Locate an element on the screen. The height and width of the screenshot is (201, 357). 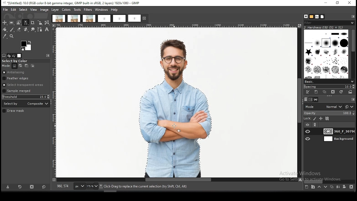
scale is located at coordinates (54, 103).